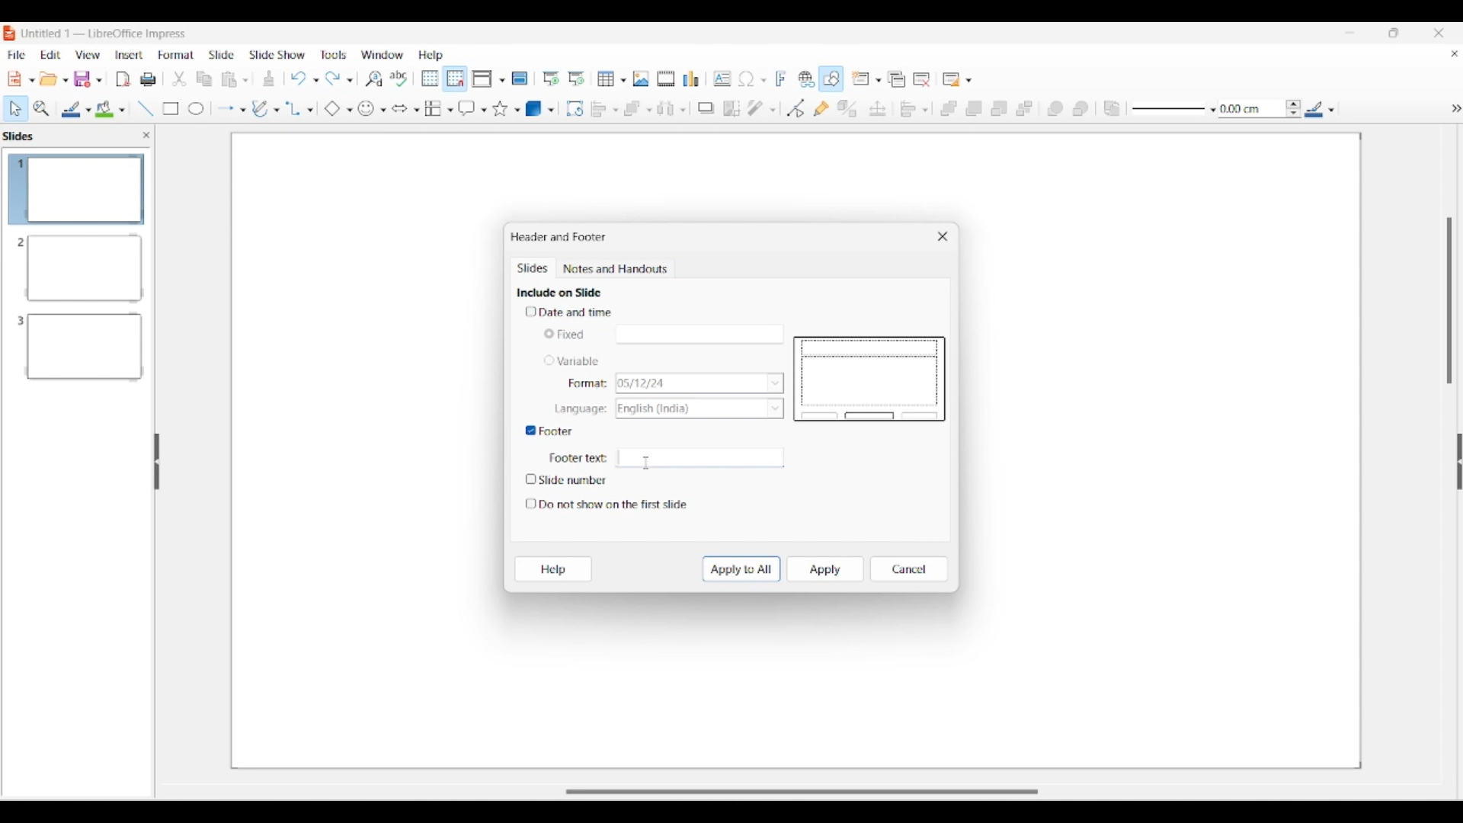 This screenshot has width=1463, height=823. What do you see at coordinates (148, 78) in the screenshot?
I see `Print` at bounding box center [148, 78].